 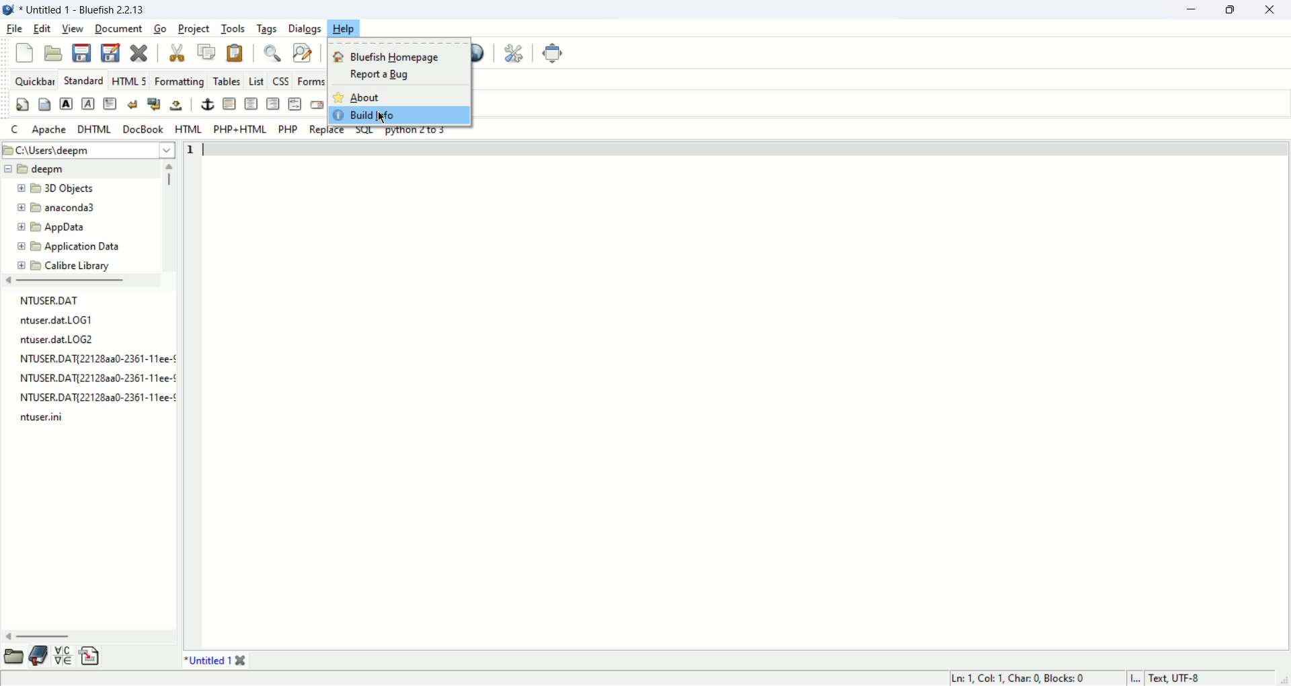 What do you see at coordinates (84, 52) in the screenshot?
I see `save` at bounding box center [84, 52].